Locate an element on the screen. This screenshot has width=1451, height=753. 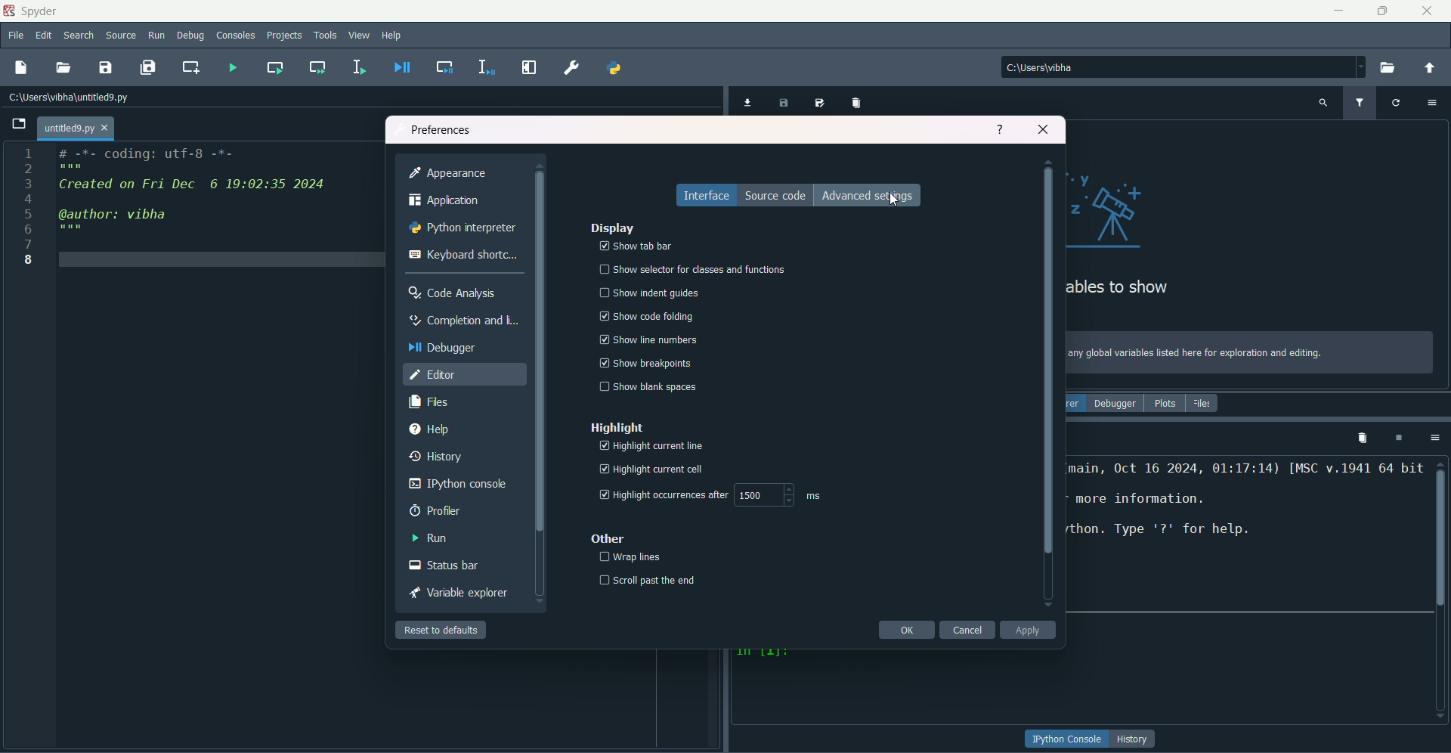
python interpreter is located at coordinates (463, 228).